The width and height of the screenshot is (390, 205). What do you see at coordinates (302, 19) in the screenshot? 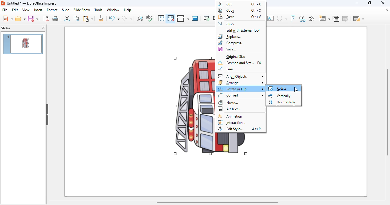
I see `insert hyperlink` at bounding box center [302, 19].